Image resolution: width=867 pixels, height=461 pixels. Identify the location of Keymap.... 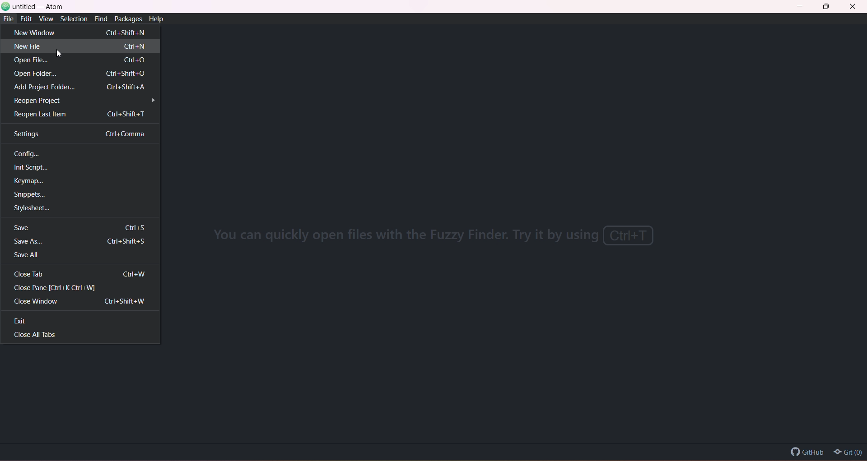
(33, 181).